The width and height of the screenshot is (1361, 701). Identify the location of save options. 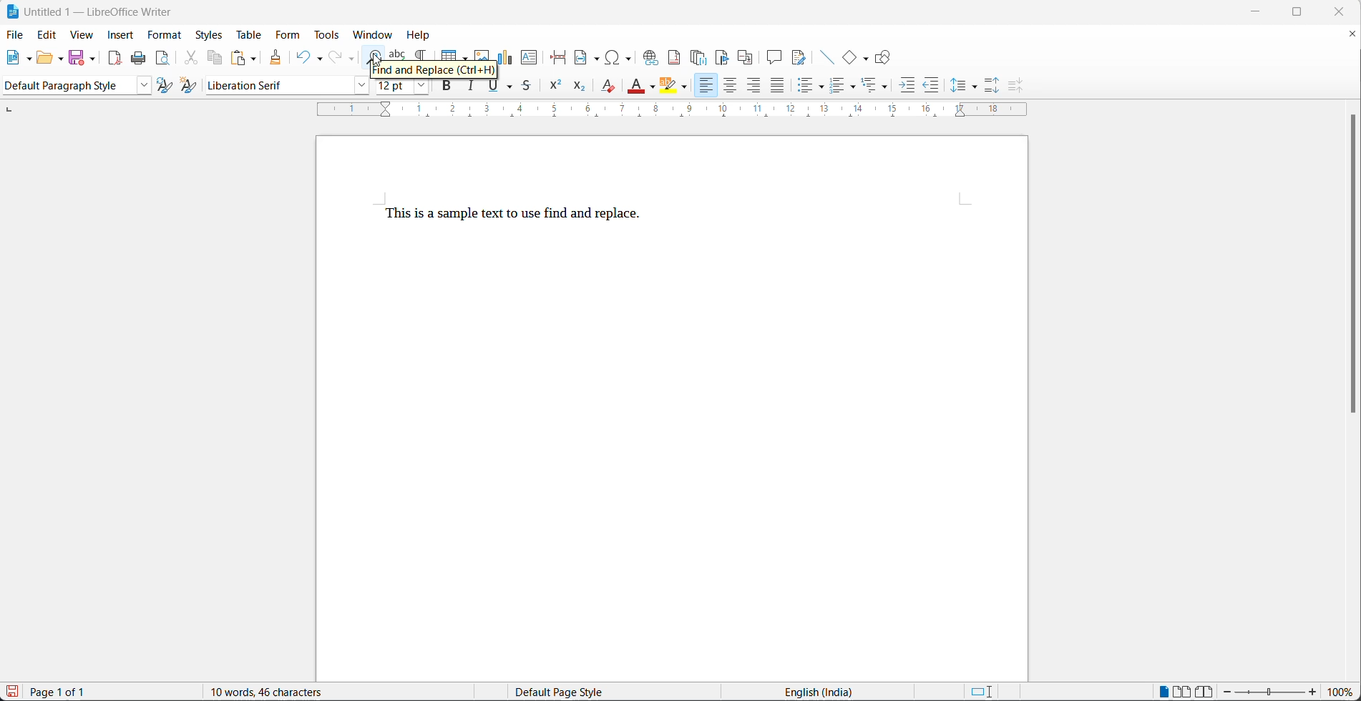
(93, 58).